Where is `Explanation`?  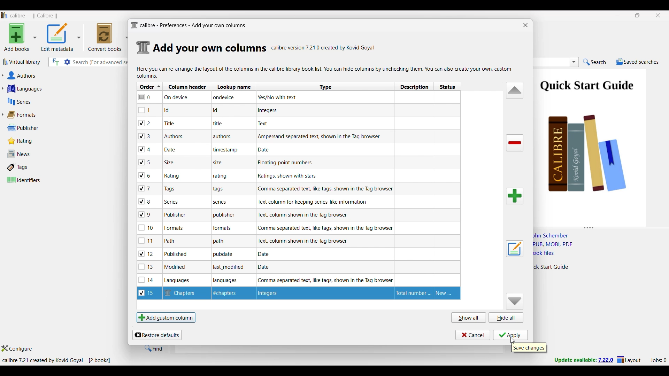 Explanation is located at coordinates (325, 228).